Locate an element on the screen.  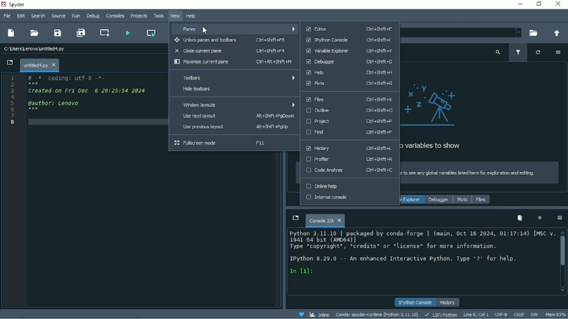
Files is located at coordinates (481, 200).